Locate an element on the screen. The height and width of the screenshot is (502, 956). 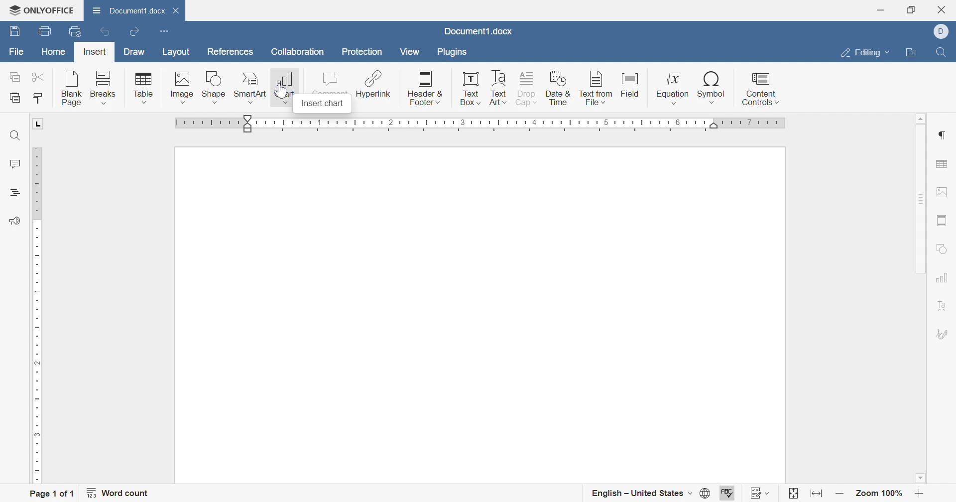
Fit to width is located at coordinates (815, 492).